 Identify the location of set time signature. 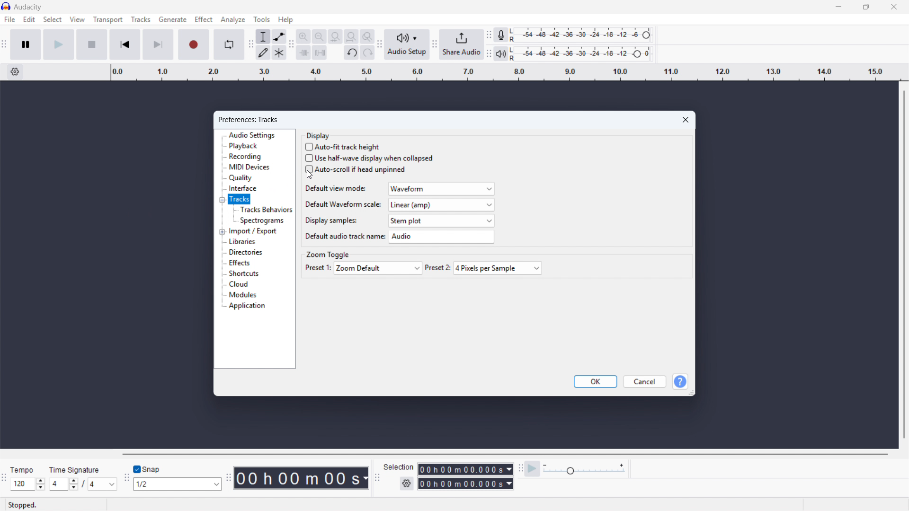
(84, 477).